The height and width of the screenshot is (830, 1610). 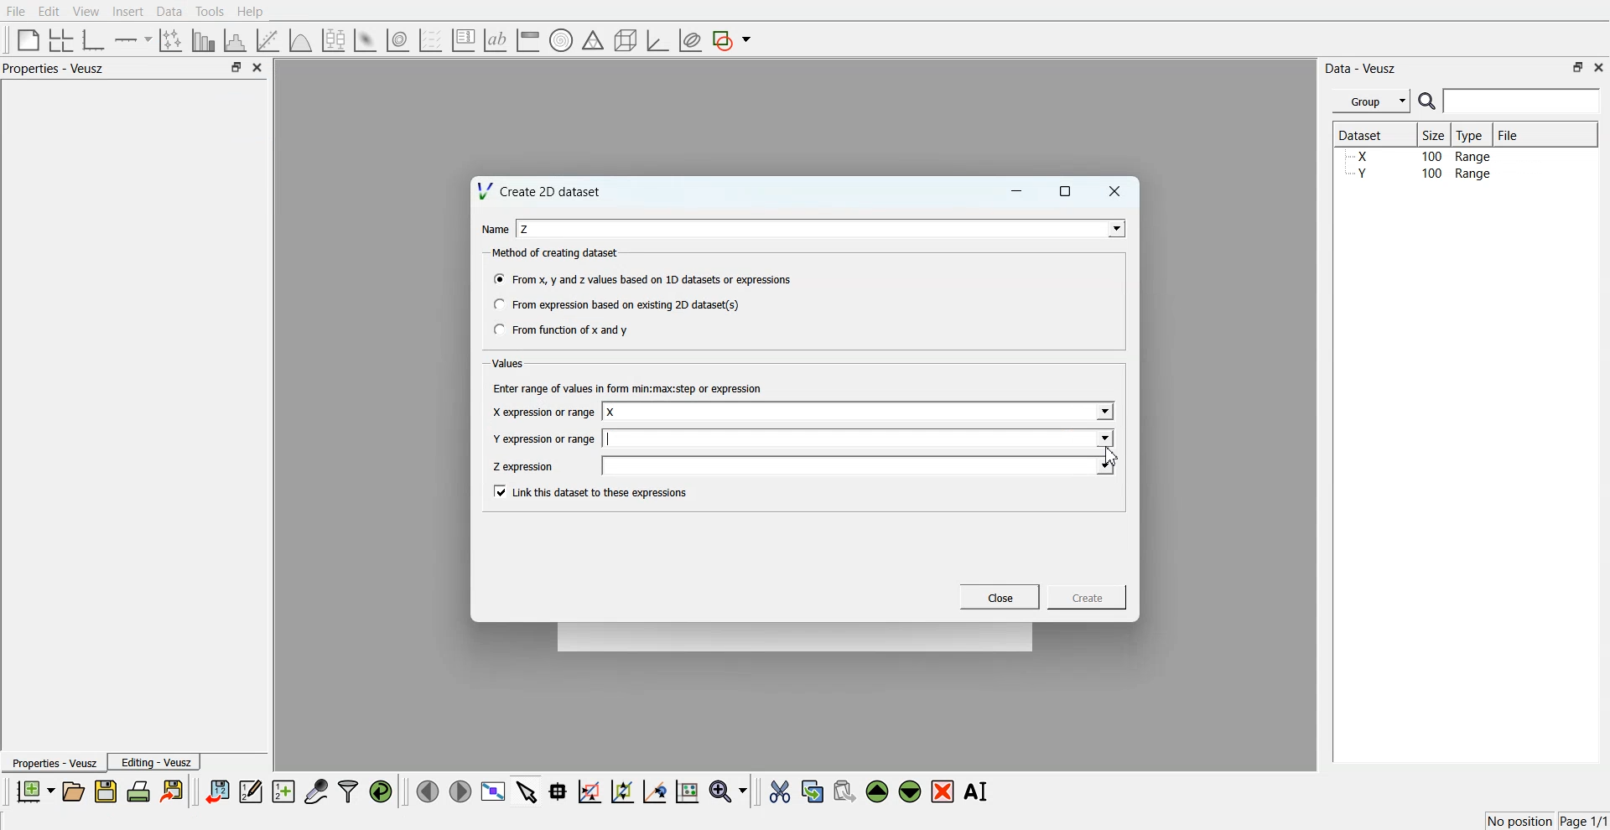 I want to click on Search Bar, so click(x=1510, y=101).